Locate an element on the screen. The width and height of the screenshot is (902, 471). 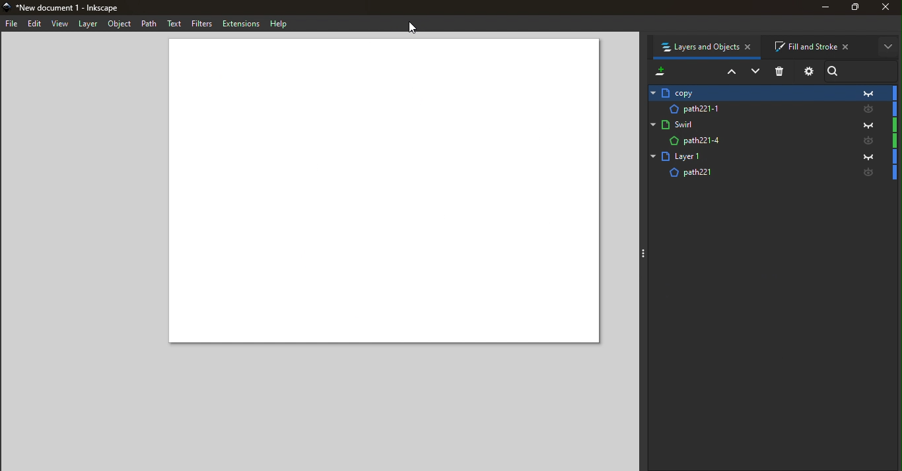
Object is located at coordinates (121, 24).